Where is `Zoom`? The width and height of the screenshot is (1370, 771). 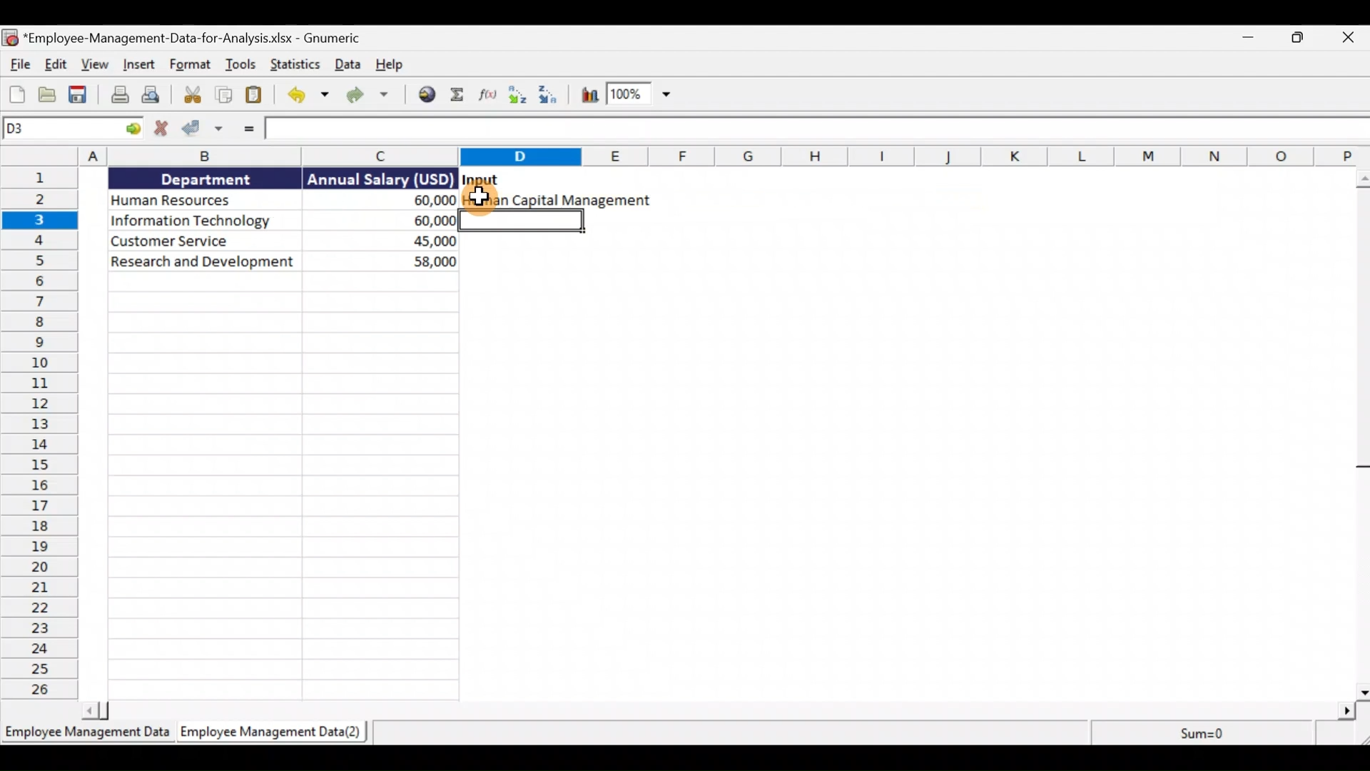 Zoom is located at coordinates (641, 96).